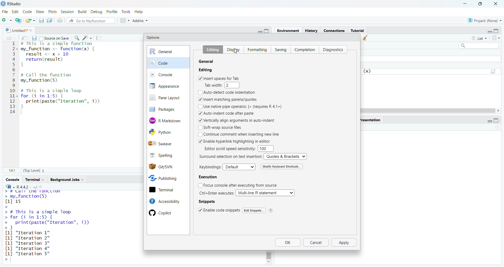  What do you see at coordinates (30, 233) in the screenshot?
I see `[1] "Iteration 1"` at bounding box center [30, 233].